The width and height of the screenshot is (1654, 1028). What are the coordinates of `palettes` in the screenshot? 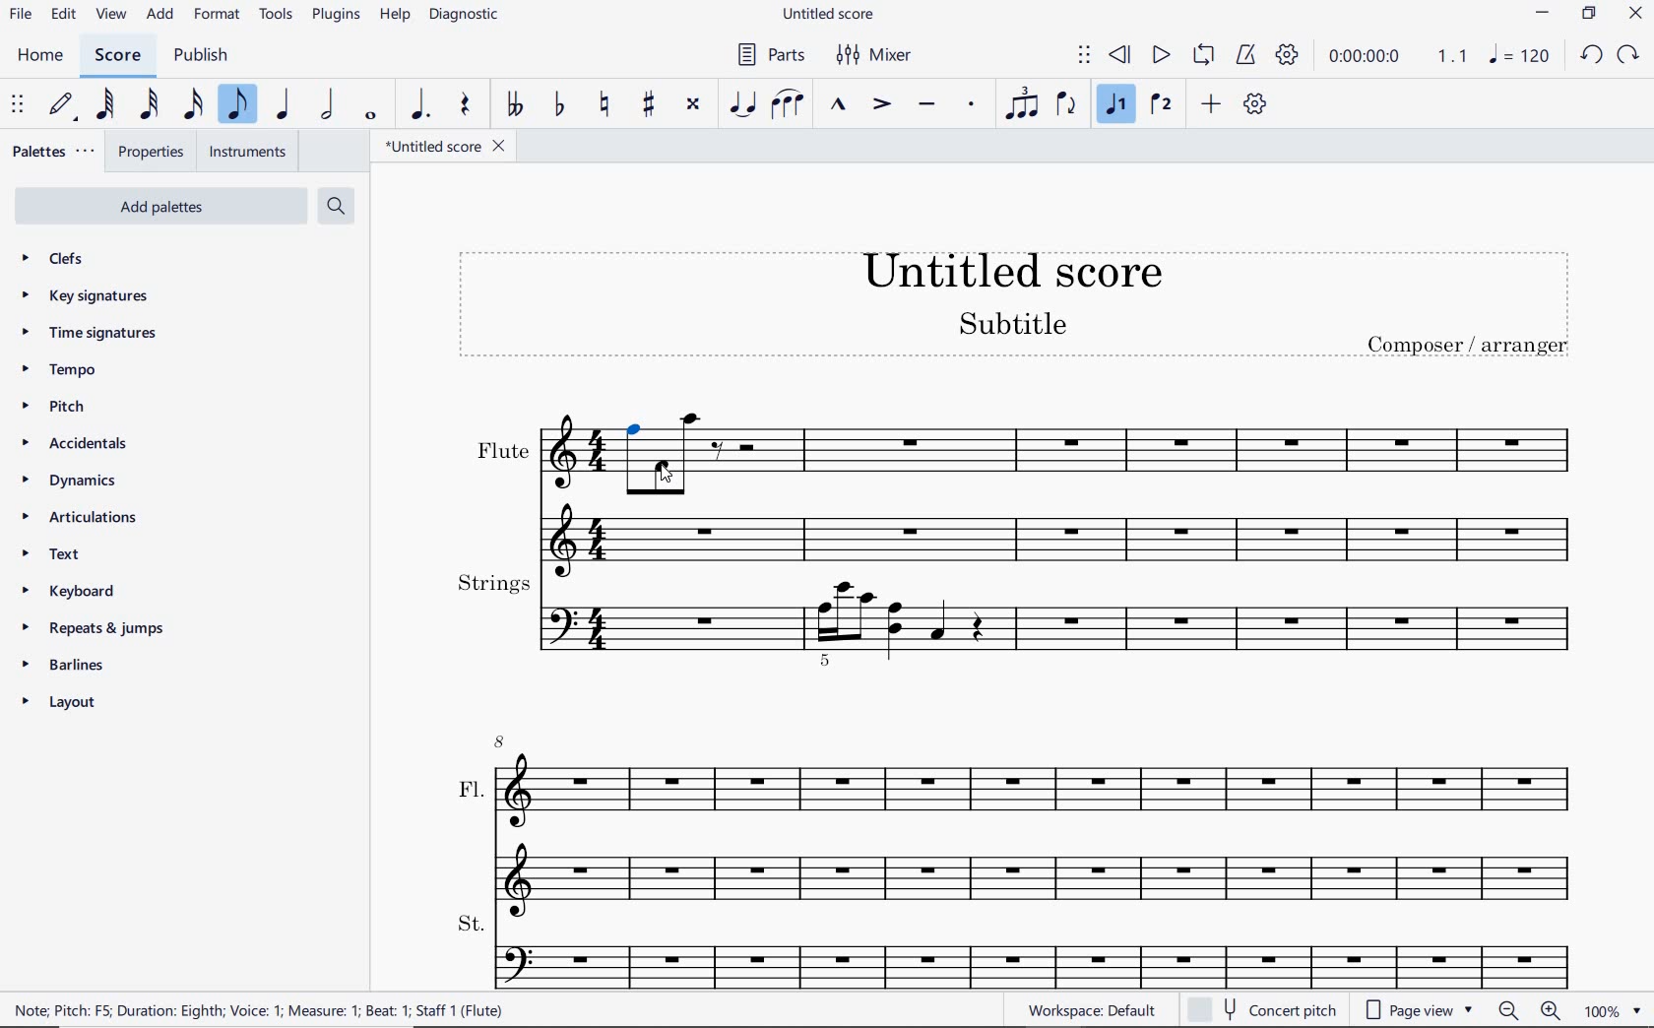 It's located at (55, 150).